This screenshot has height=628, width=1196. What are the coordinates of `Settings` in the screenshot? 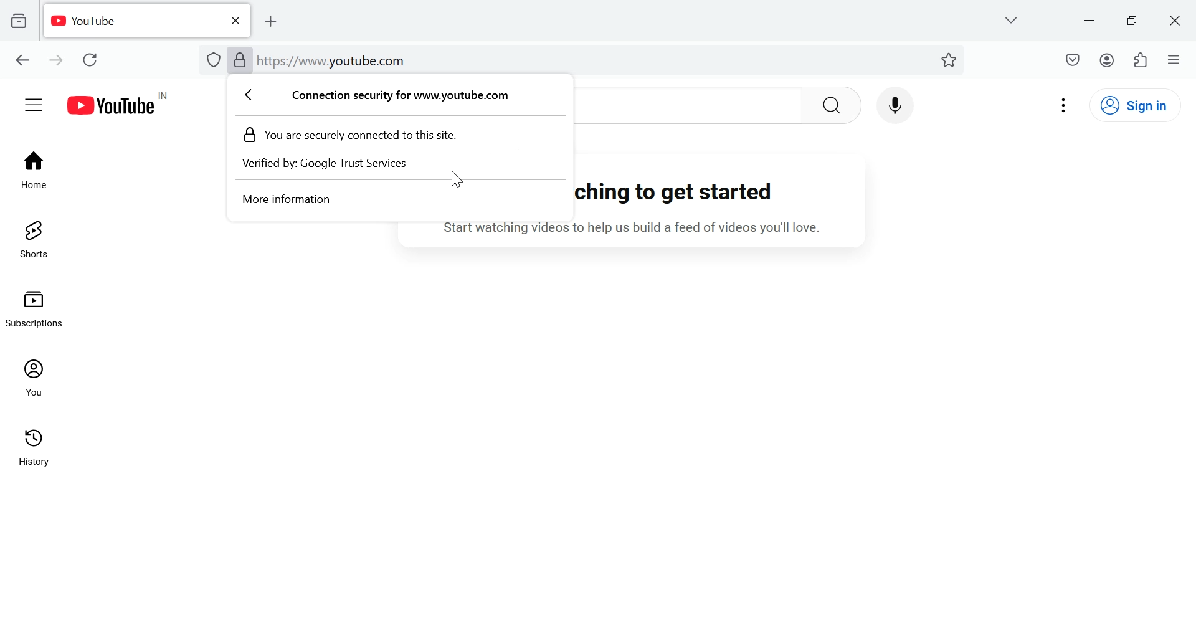 It's located at (1065, 104).